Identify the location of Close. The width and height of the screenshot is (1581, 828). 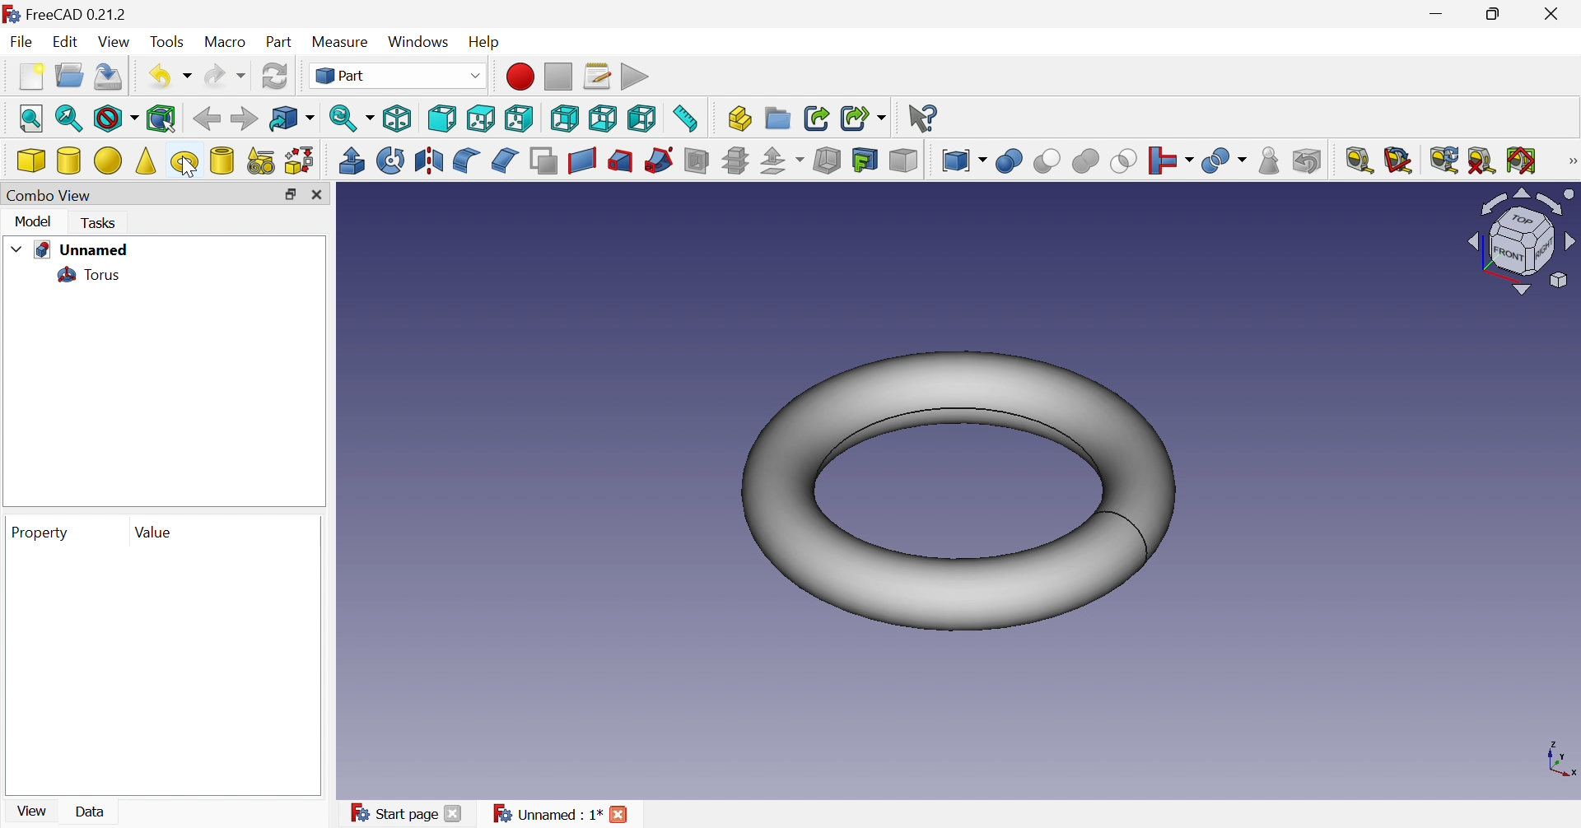
(1557, 13).